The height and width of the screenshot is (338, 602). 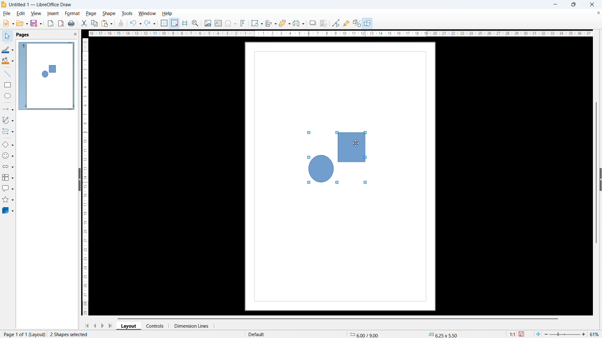 What do you see at coordinates (600, 179) in the screenshot?
I see `expand sidebar` at bounding box center [600, 179].